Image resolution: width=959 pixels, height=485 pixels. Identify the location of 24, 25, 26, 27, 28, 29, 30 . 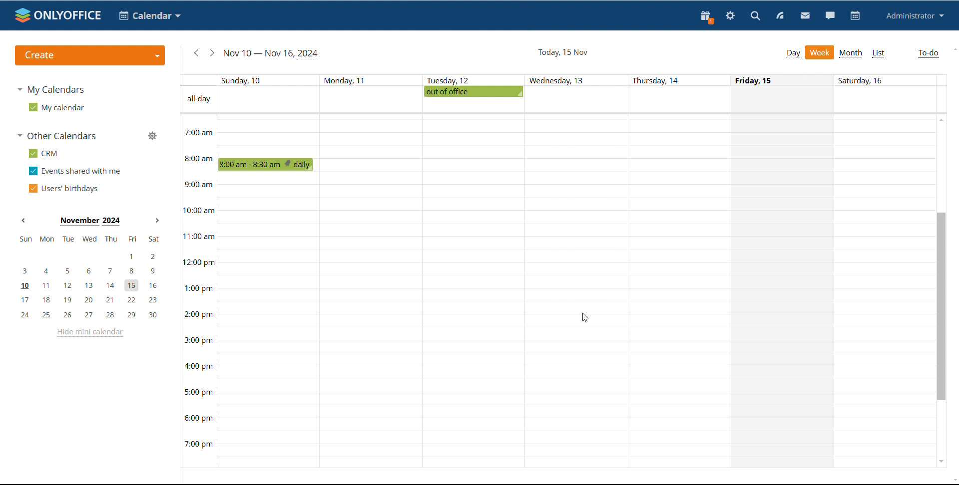
(93, 315).